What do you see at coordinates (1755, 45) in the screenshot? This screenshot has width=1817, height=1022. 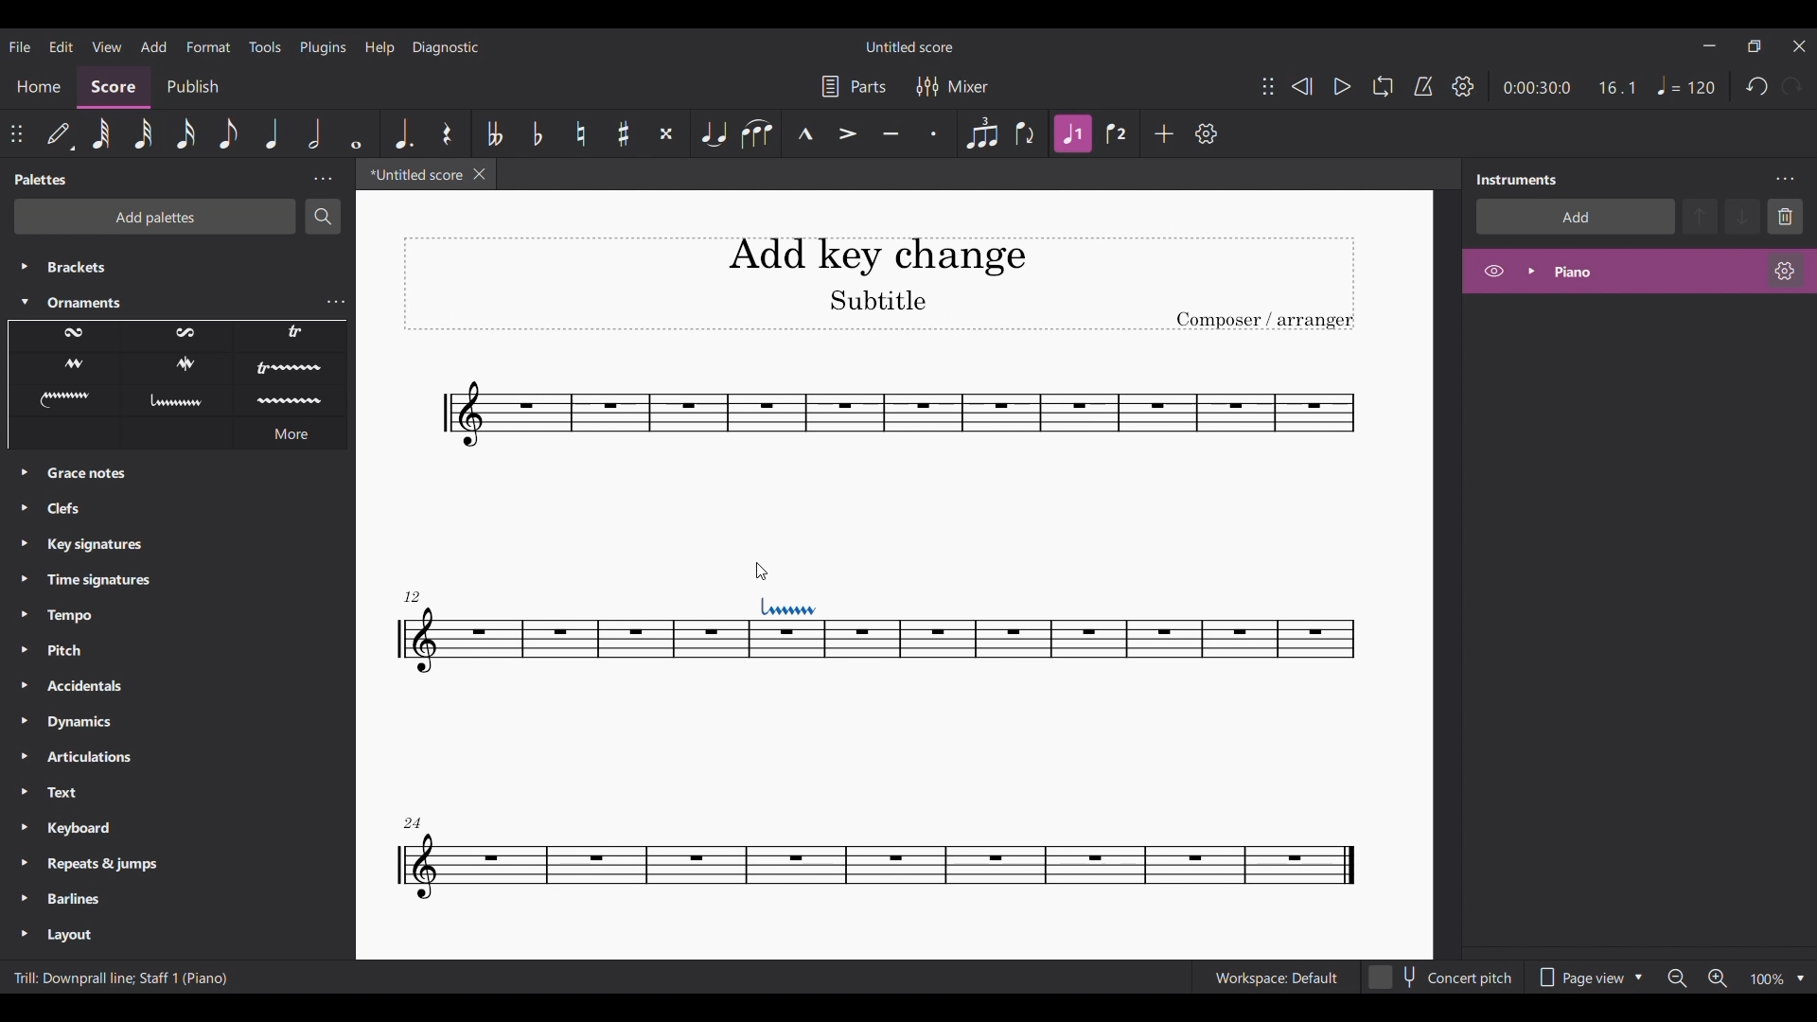 I see `Show interface in a smaller tab` at bounding box center [1755, 45].